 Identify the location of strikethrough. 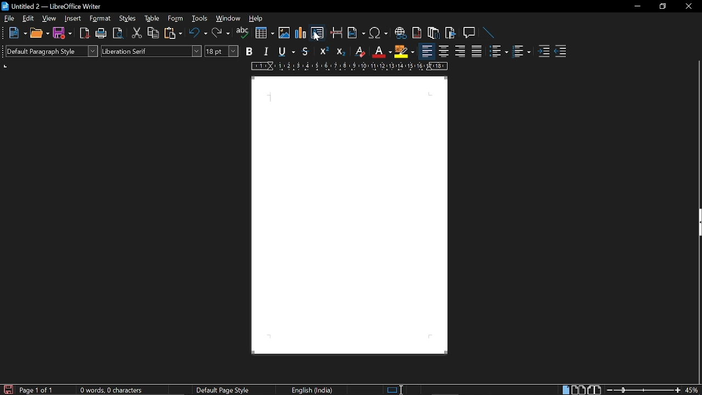
(306, 52).